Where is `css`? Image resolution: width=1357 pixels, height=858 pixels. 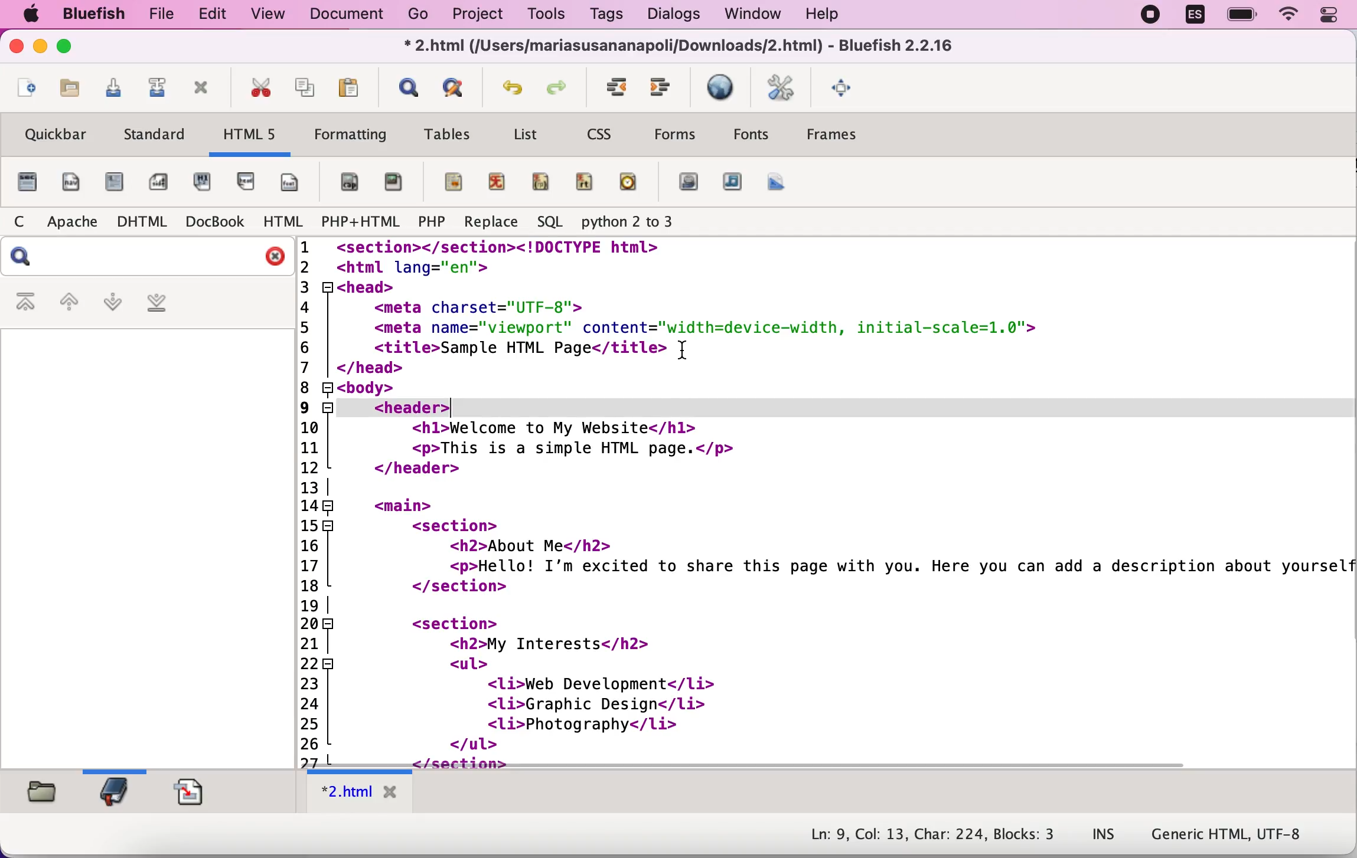
css is located at coordinates (604, 132).